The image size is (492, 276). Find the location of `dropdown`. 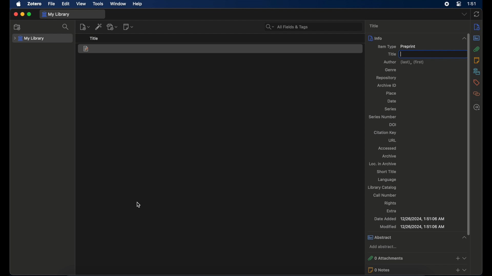

dropdown is located at coordinates (464, 14).